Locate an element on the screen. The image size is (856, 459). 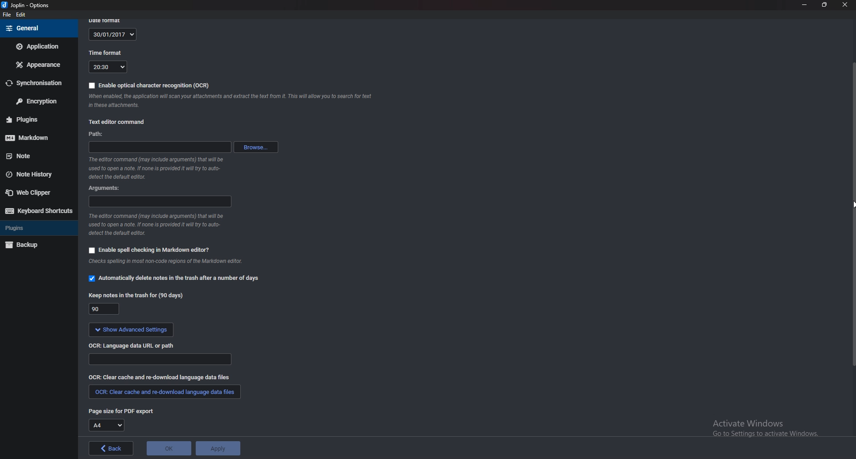
date format is located at coordinates (108, 20).